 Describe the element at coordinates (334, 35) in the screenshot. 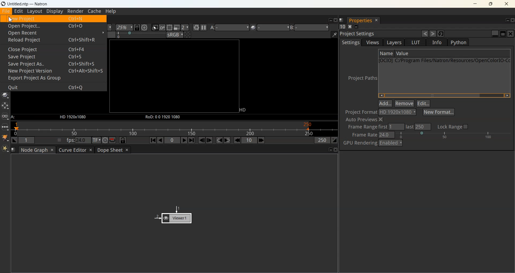

I see `Hide/Show Information bar` at that location.